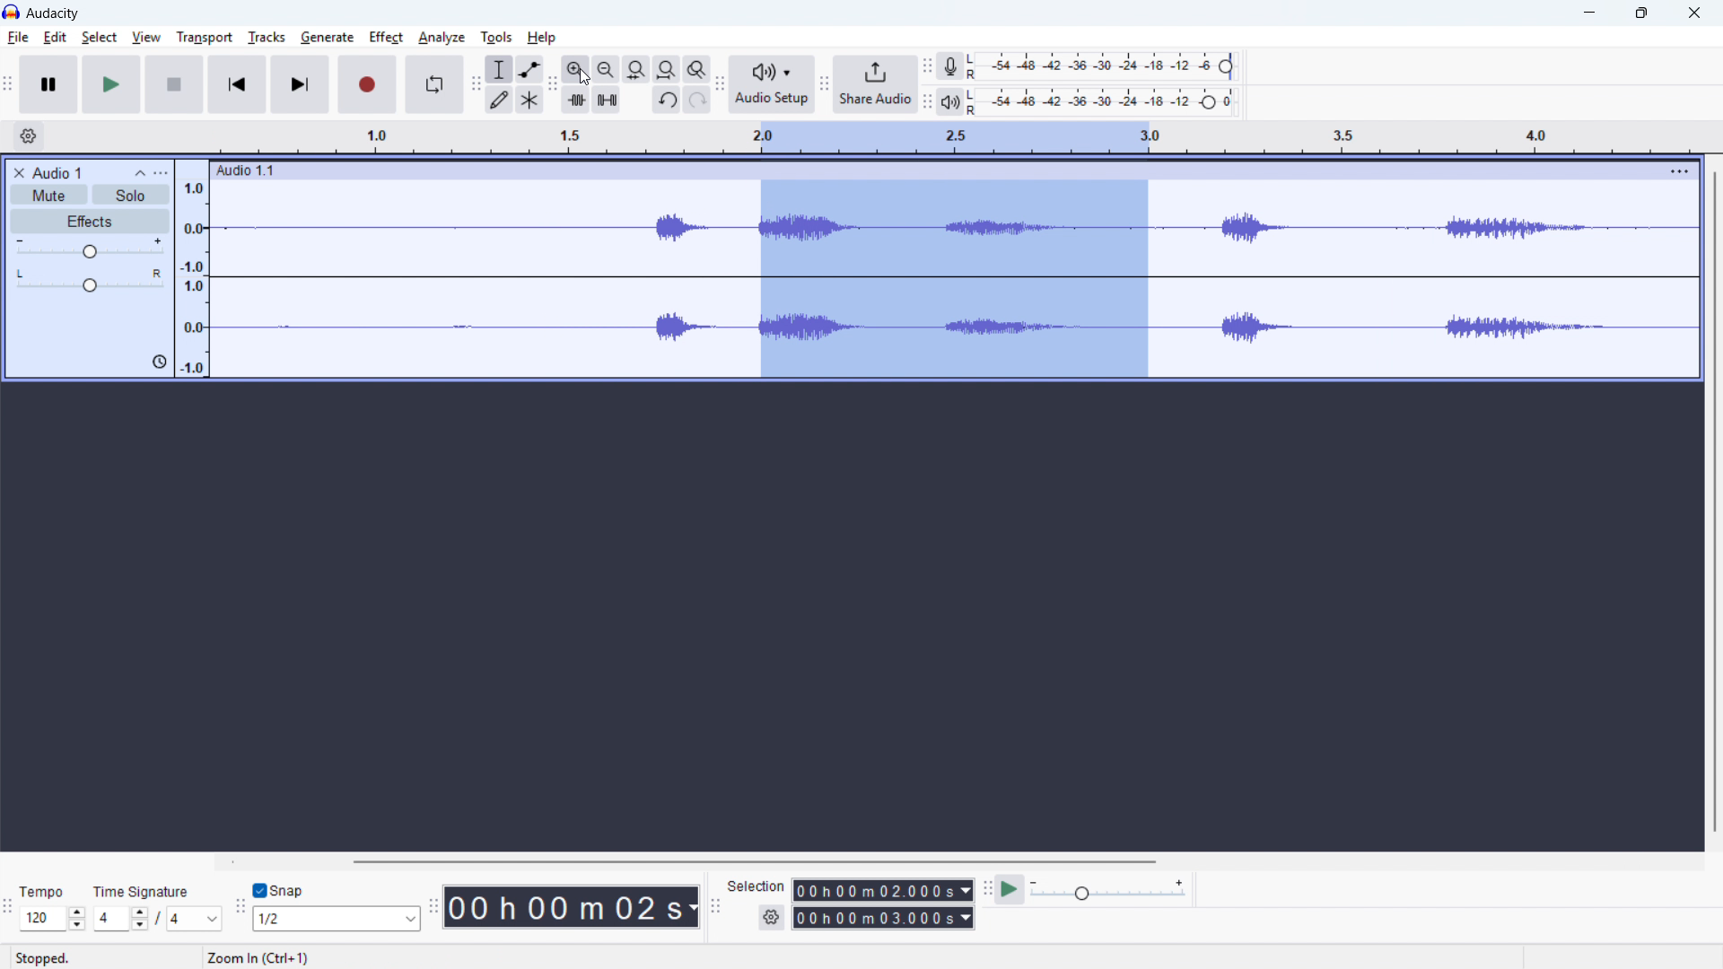 Image resolution: width=1723 pixels, height=969 pixels. Describe the element at coordinates (1692, 13) in the screenshot. I see `Close` at that location.